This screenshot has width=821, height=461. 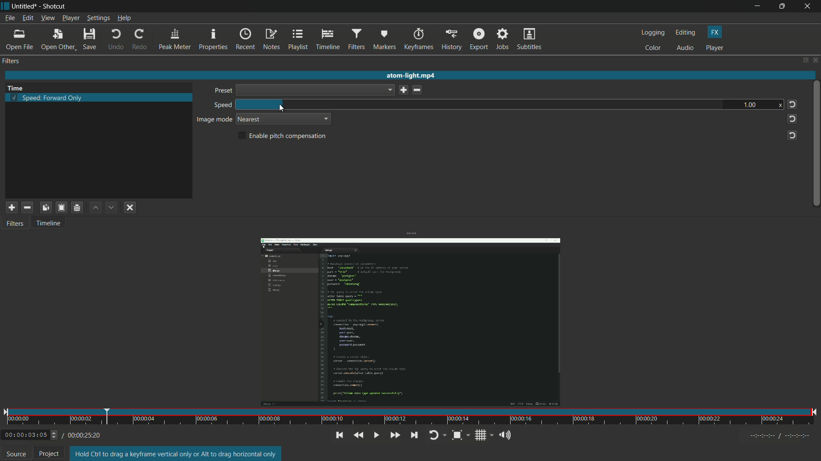 What do you see at coordinates (419, 90) in the screenshot?
I see `delete` at bounding box center [419, 90].